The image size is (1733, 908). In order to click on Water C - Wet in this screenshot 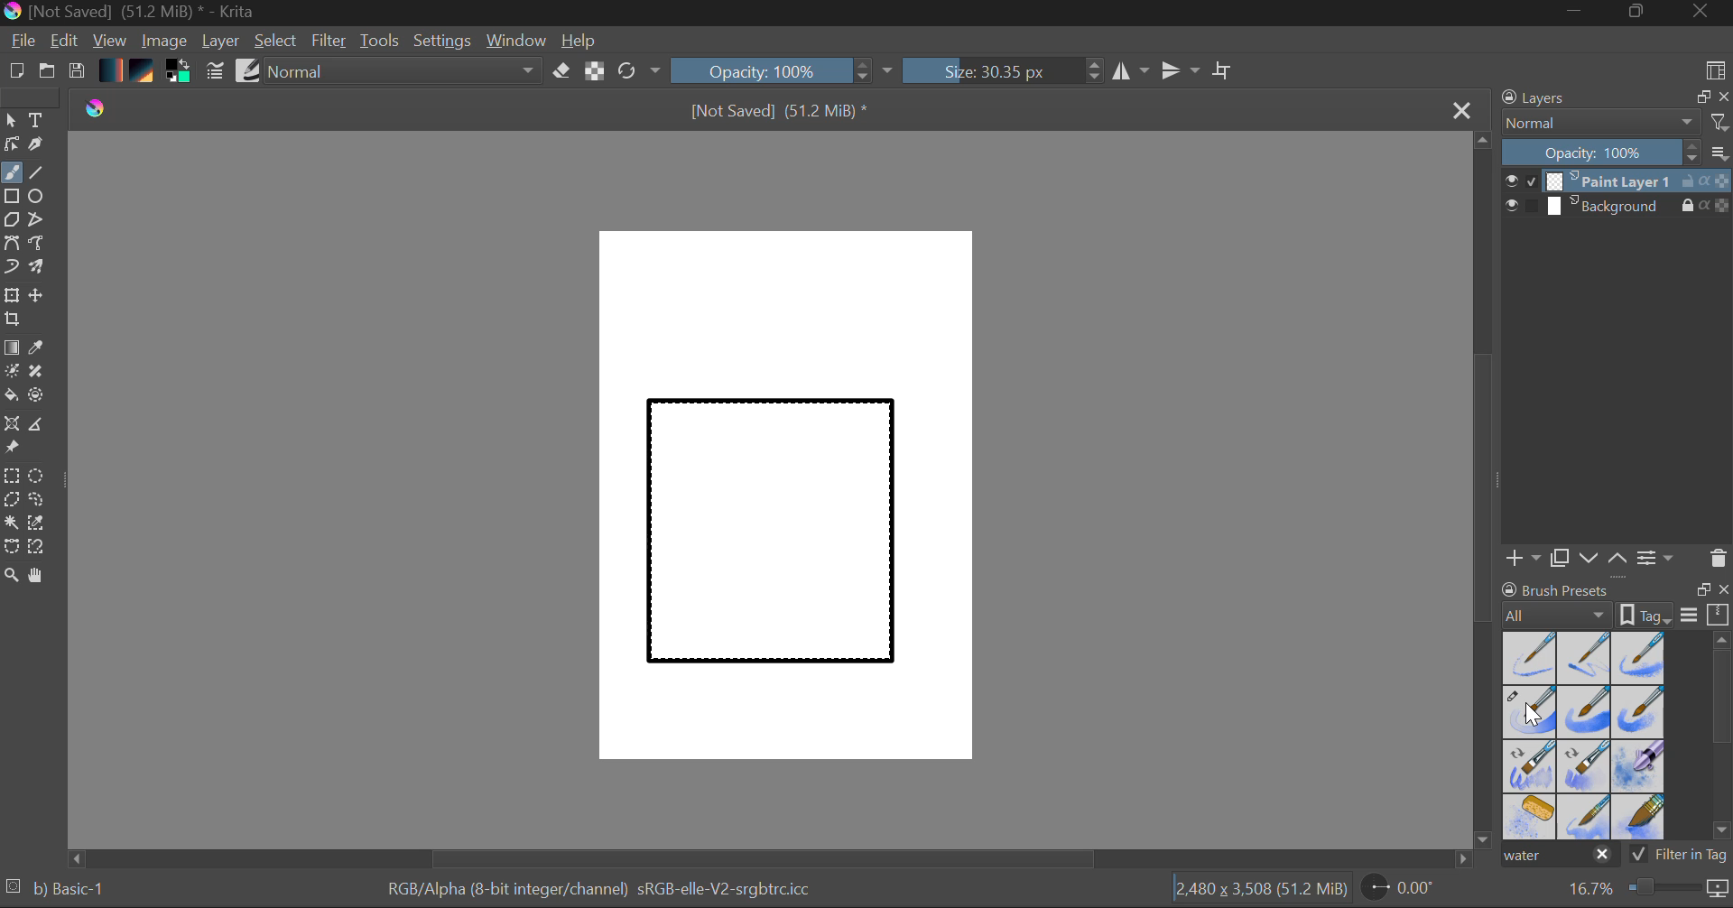, I will do `click(1586, 658)`.